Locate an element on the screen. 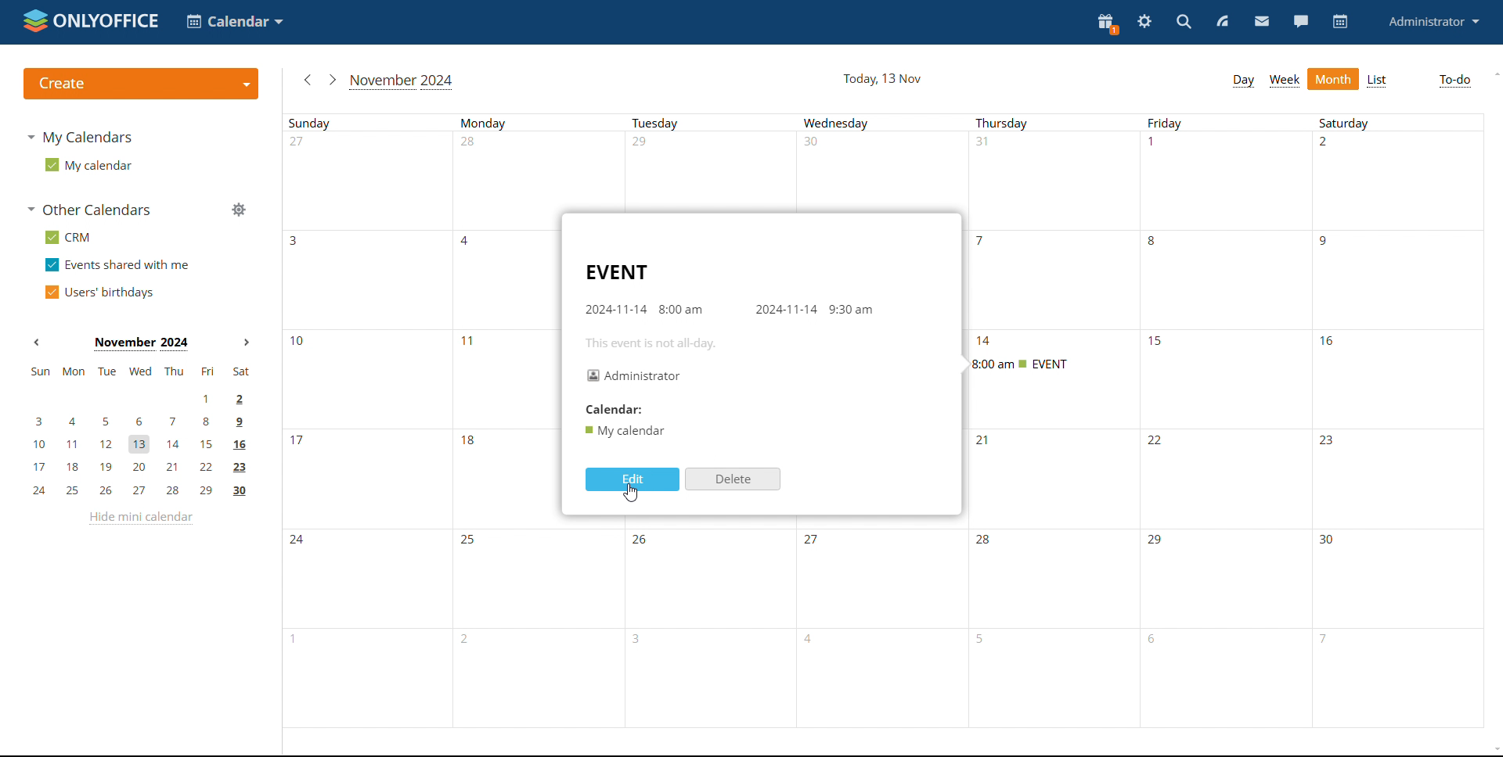  current date is located at coordinates (880, 79).